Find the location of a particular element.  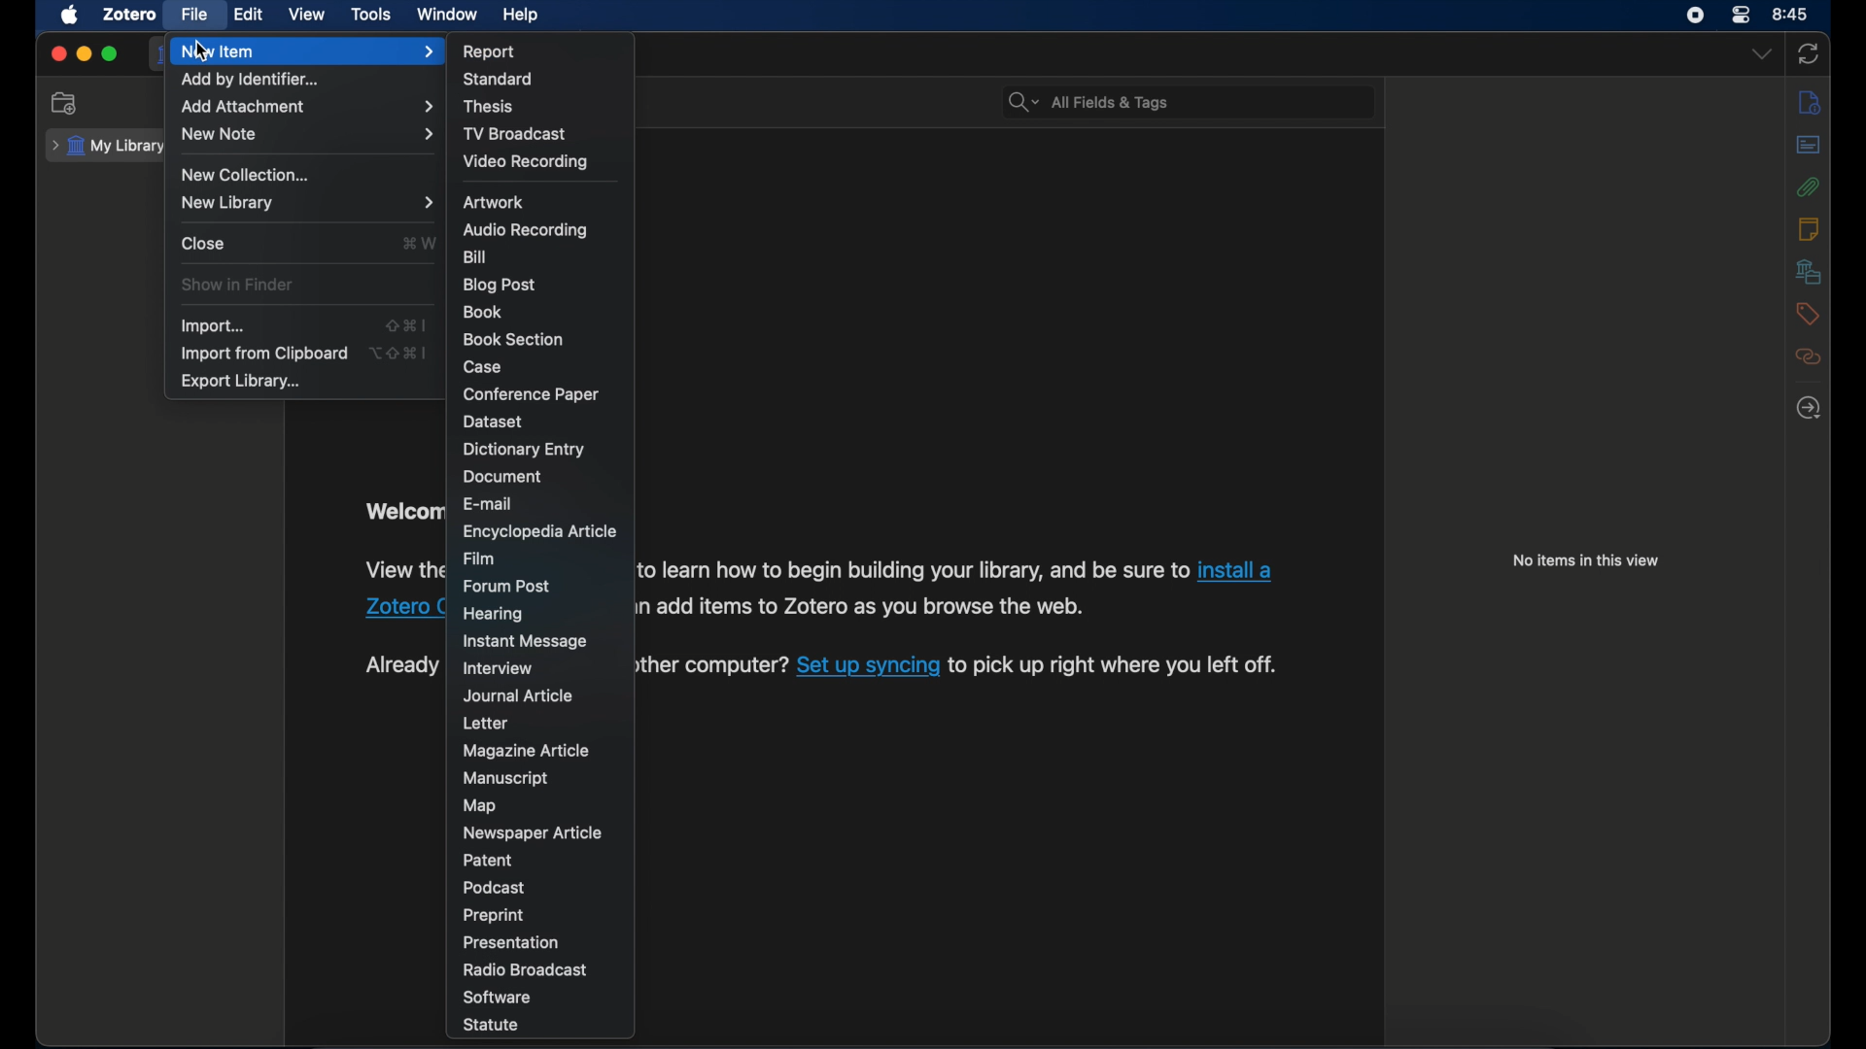

libraries is located at coordinates (1807, 272).